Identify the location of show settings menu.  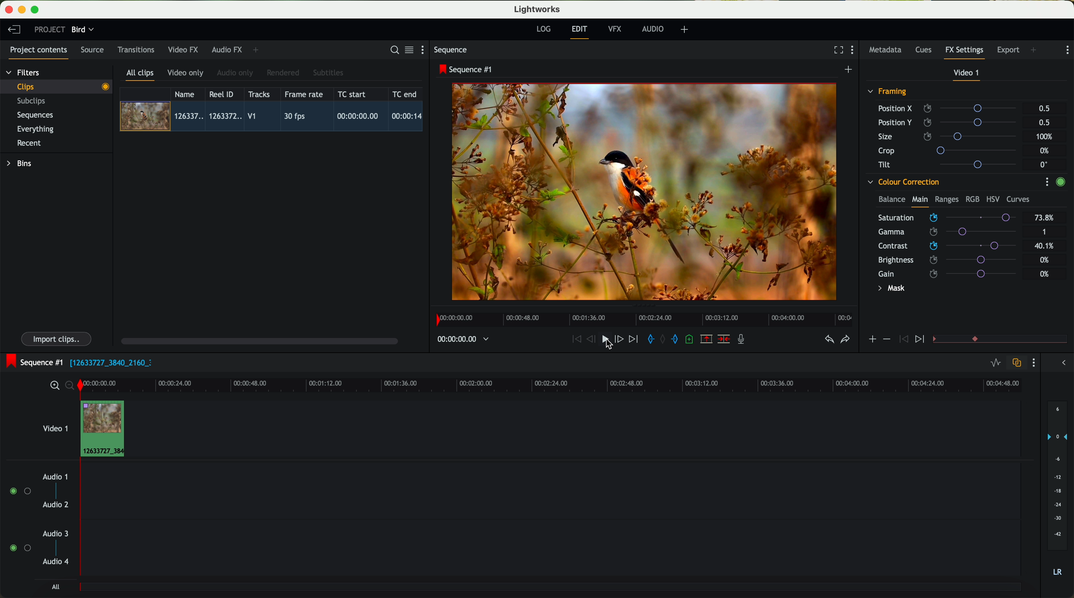
(1046, 182).